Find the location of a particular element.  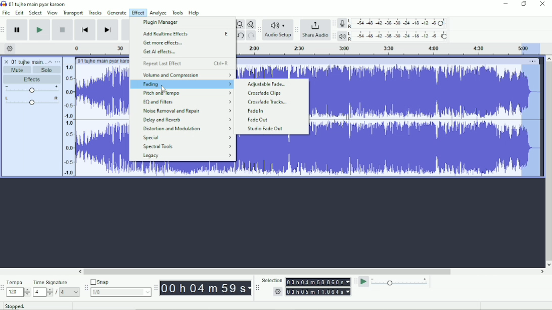

More options is located at coordinates (533, 61).